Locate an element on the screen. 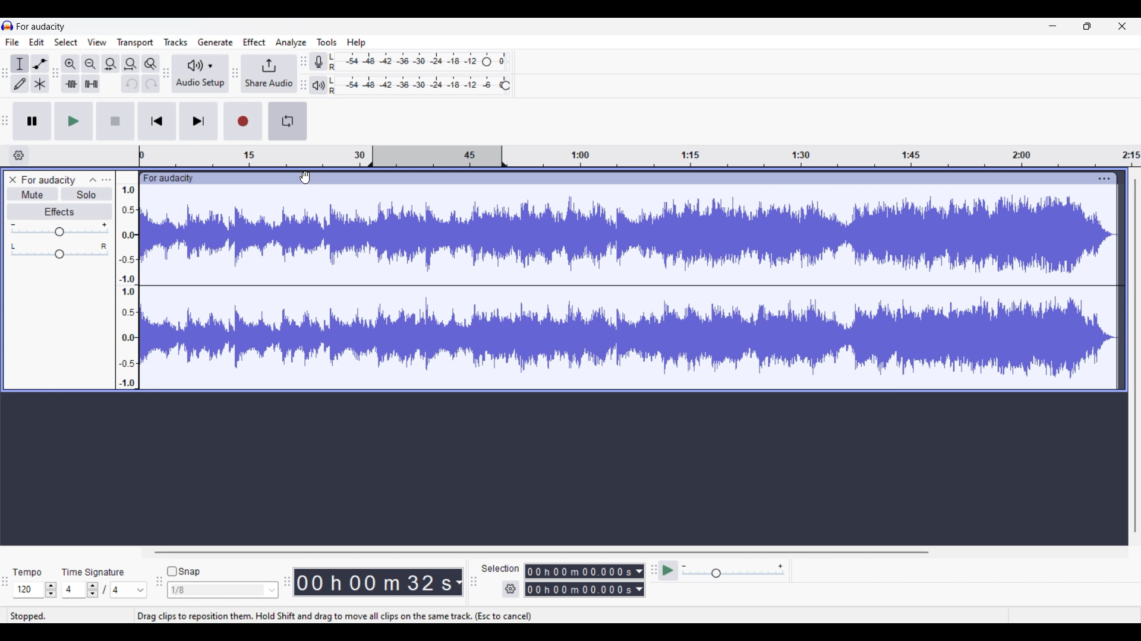  Volume scale is located at coordinates (59, 229).